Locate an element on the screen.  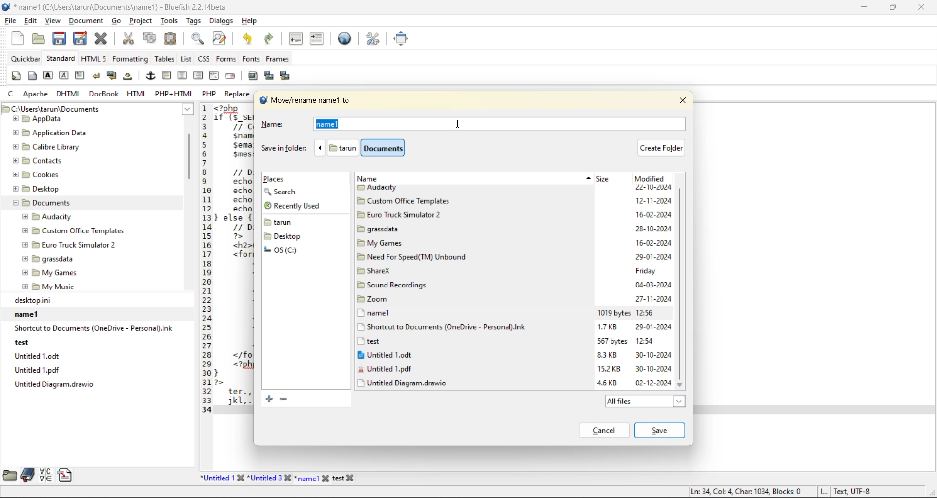
save is located at coordinates (60, 39).